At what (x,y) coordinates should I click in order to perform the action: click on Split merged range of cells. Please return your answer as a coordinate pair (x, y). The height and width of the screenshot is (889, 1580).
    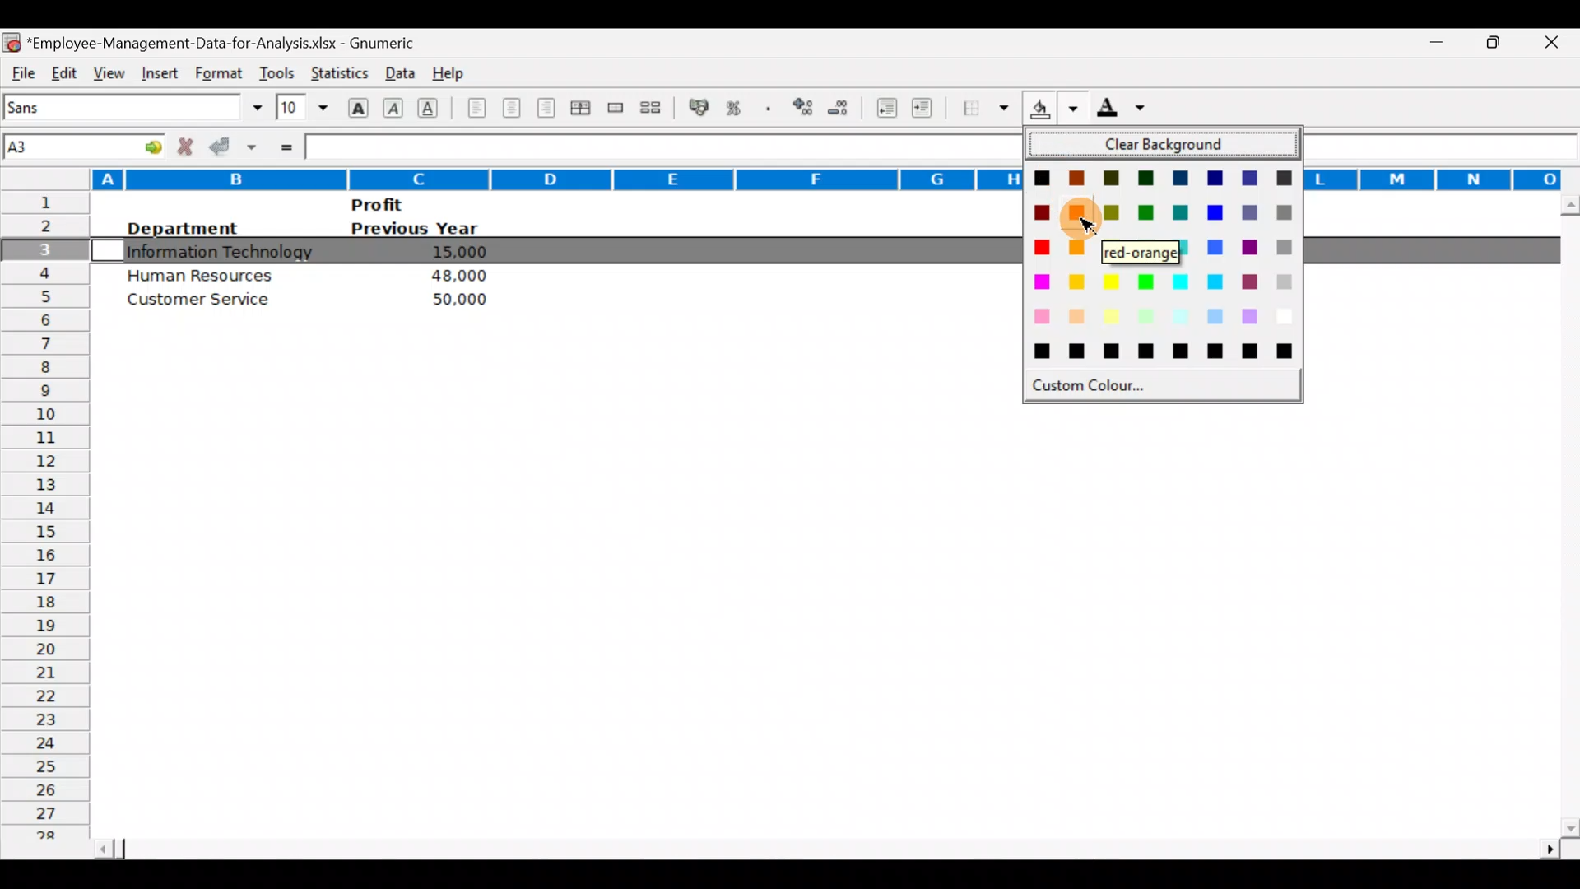
    Looking at the image, I should click on (651, 108).